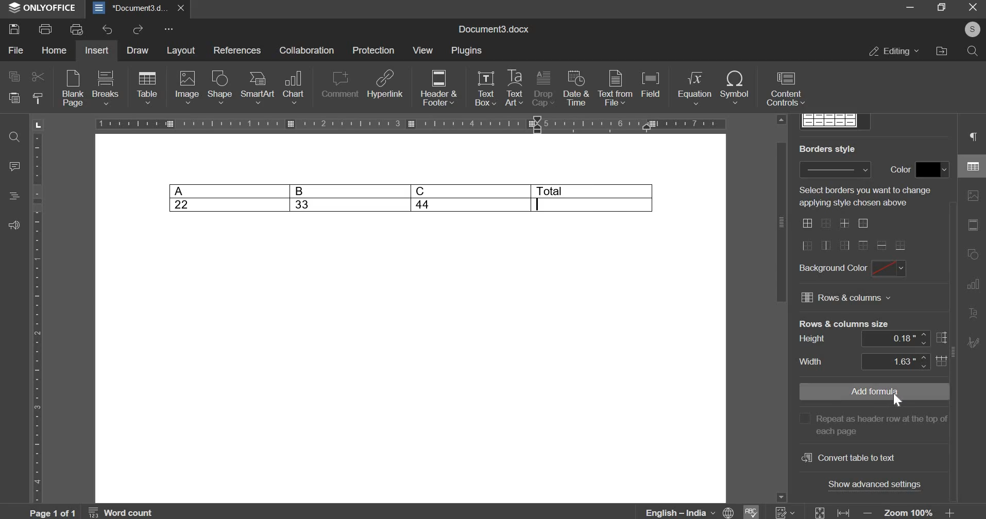 The width and height of the screenshot is (986, 519). Describe the element at coordinates (866, 512) in the screenshot. I see `decrease zoom` at that location.